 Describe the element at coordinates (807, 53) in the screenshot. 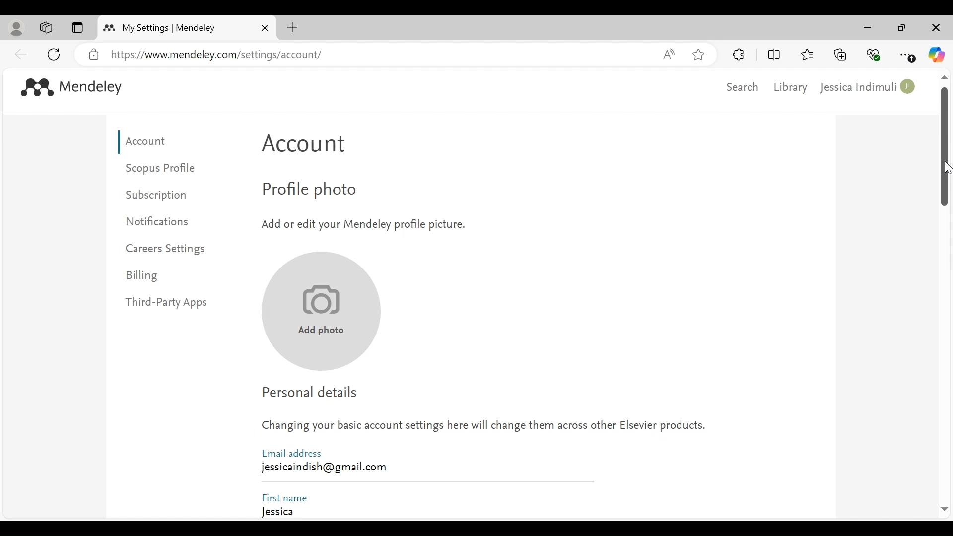

I see `Favorites` at that location.